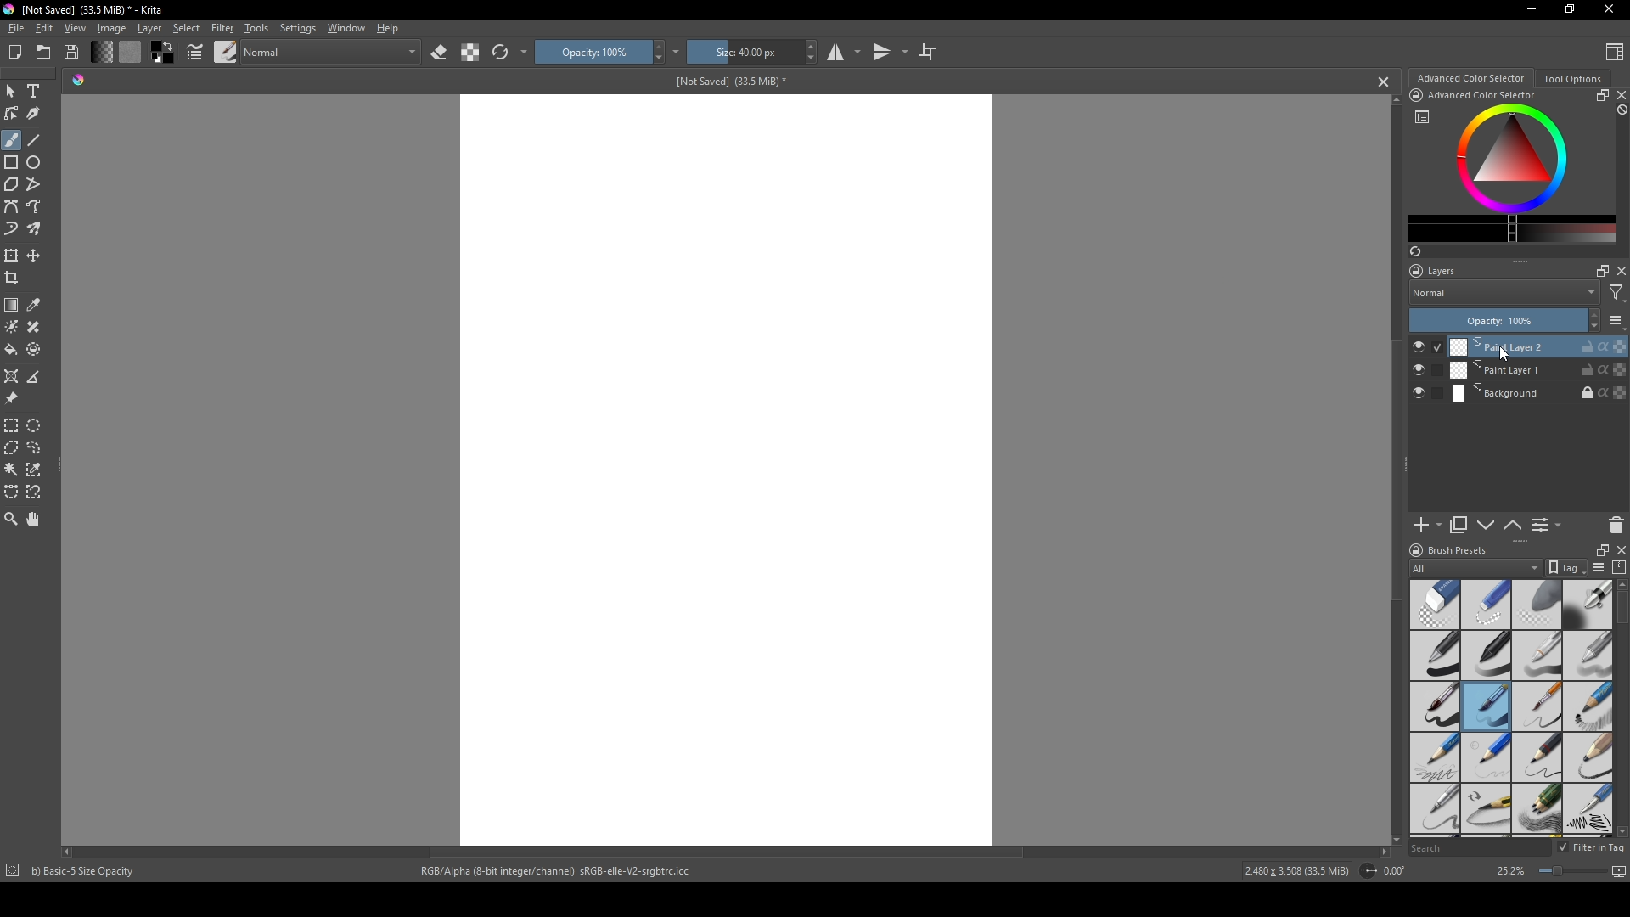  What do you see at coordinates (12, 163) in the screenshot?
I see `rectangle` at bounding box center [12, 163].